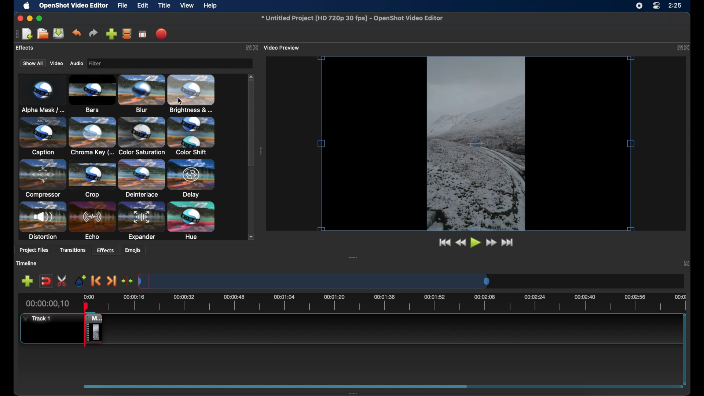 This screenshot has width=704, height=396. What do you see at coordinates (686, 263) in the screenshot?
I see `close` at bounding box center [686, 263].